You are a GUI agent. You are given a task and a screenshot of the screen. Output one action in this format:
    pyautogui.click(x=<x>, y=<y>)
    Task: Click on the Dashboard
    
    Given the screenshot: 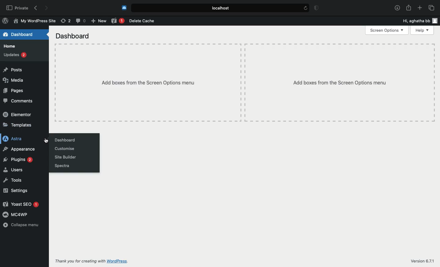 What is the action you would take?
    pyautogui.click(x=65, y=140)
    